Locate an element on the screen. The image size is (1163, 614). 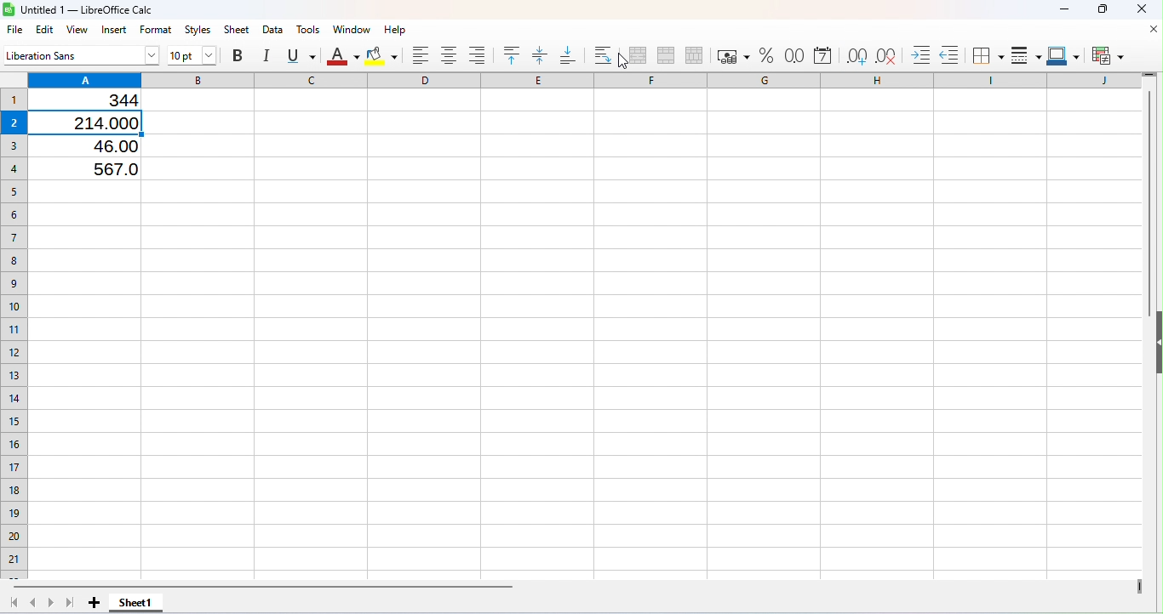
Unmerge cells is located at coordinates (693, 54).